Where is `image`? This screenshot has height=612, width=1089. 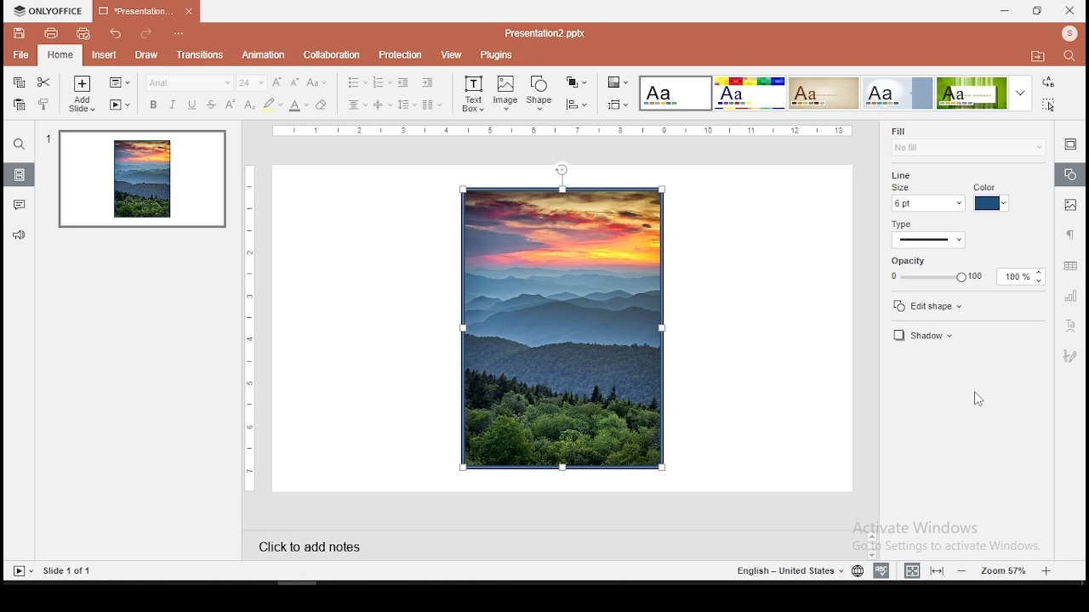
image is located at coordinates (505, 93).